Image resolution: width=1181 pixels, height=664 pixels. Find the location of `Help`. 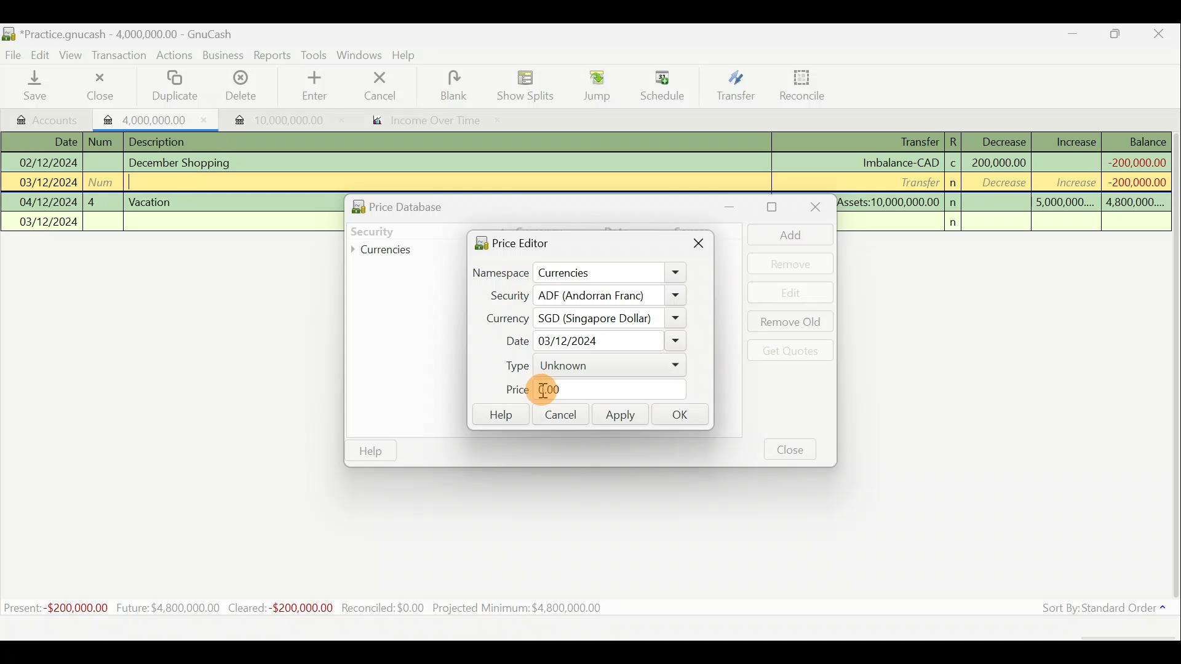

Help is located at coordinates (499, 415).